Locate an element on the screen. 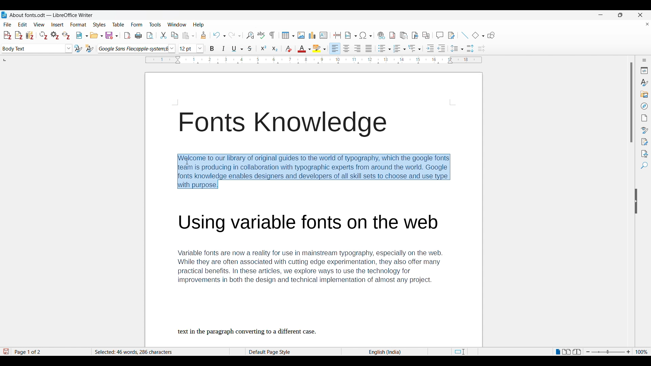  Cursor clicking on Format menu is located at coordinates (80, 29).